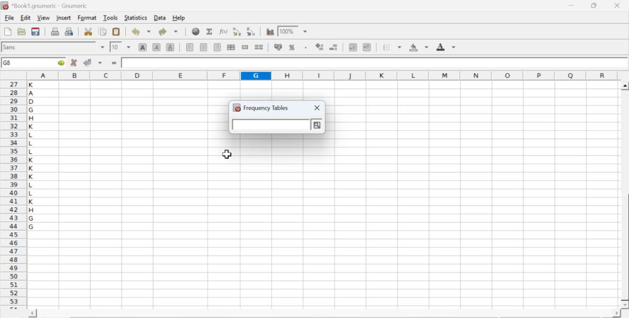 The image size is (629, 318). I want to click on minimize, so click(572, 5).